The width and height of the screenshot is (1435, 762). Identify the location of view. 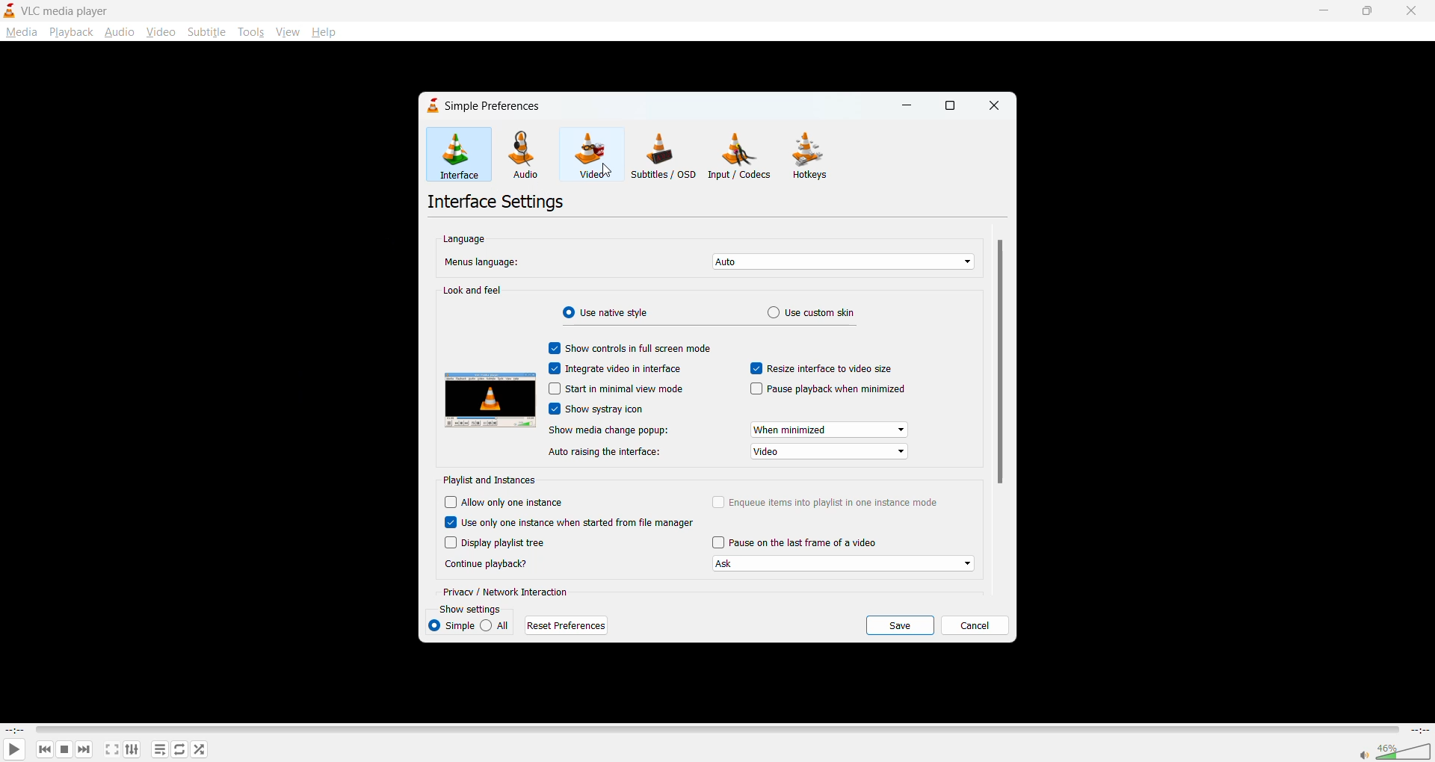
(287, 29).